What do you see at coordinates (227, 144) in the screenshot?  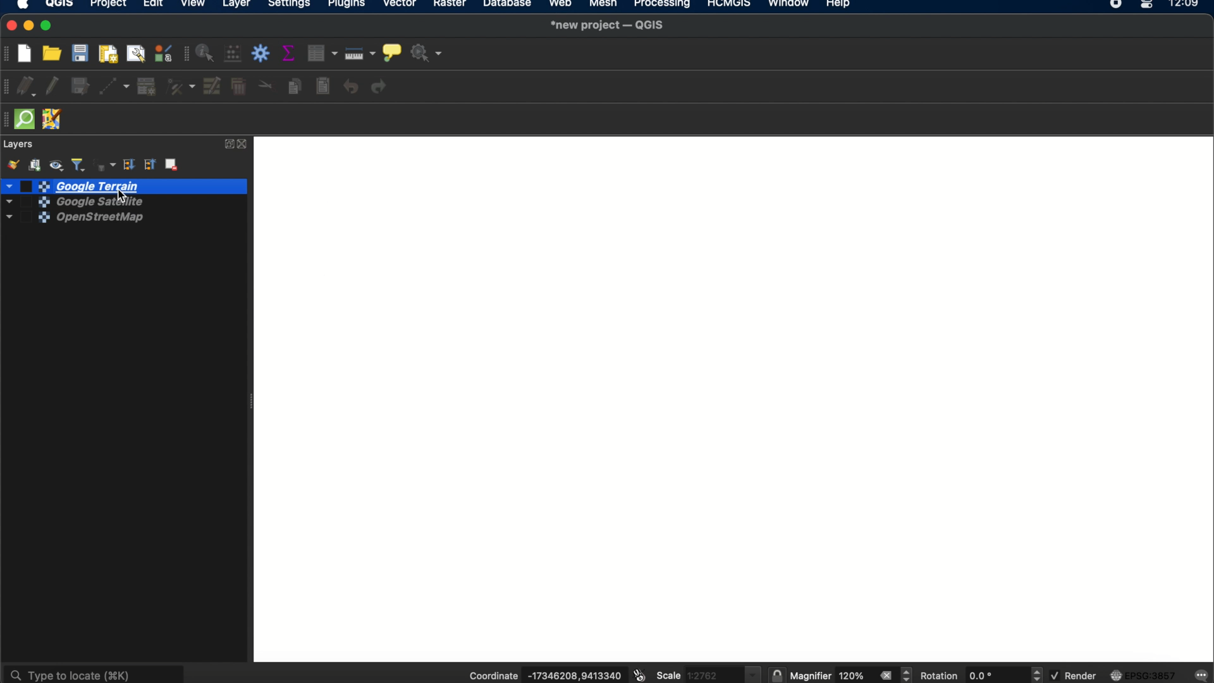 I see `expand` at bounding box center [227, 144].